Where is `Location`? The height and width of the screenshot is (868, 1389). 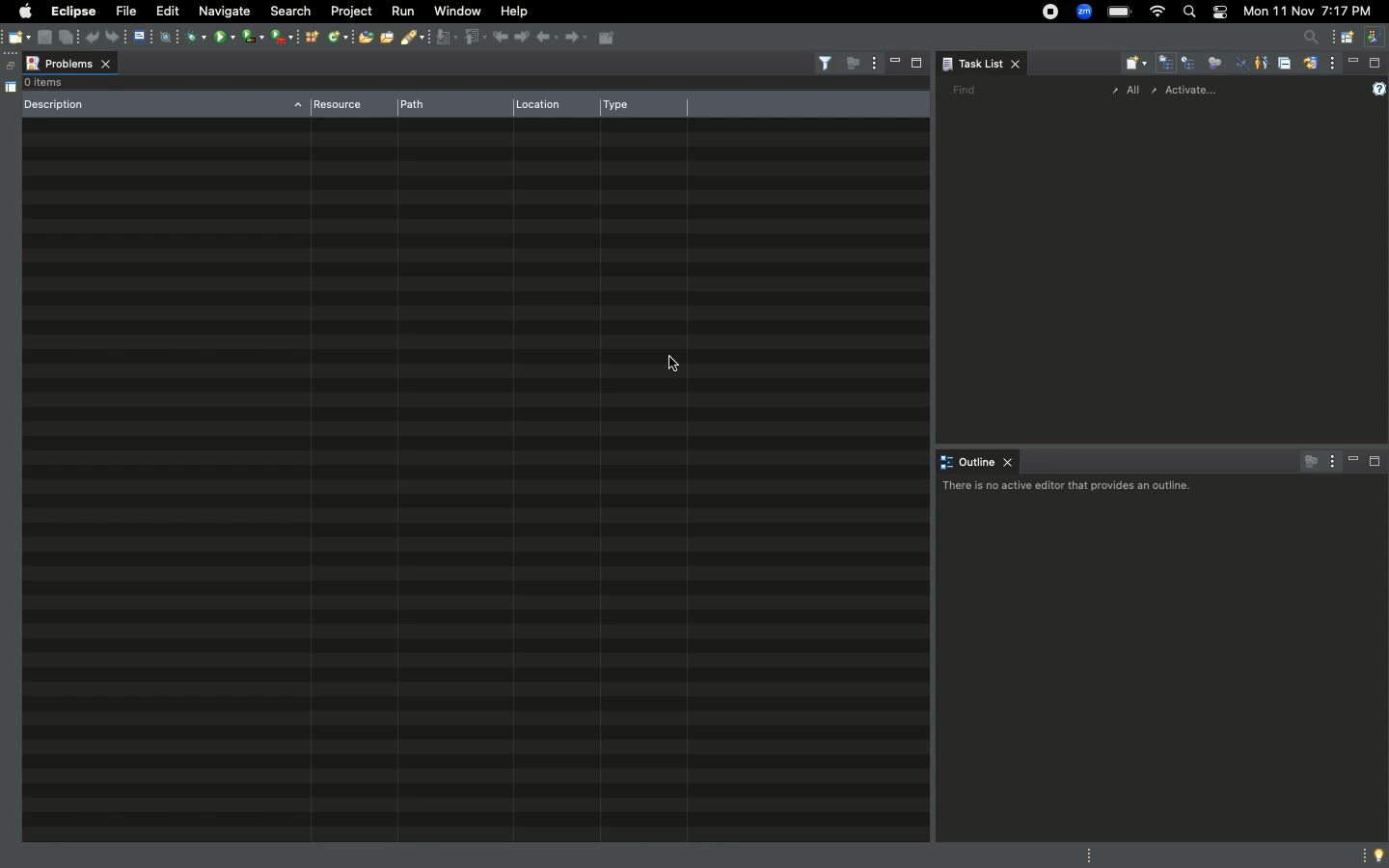
Location is located at coordinates (544, 105).